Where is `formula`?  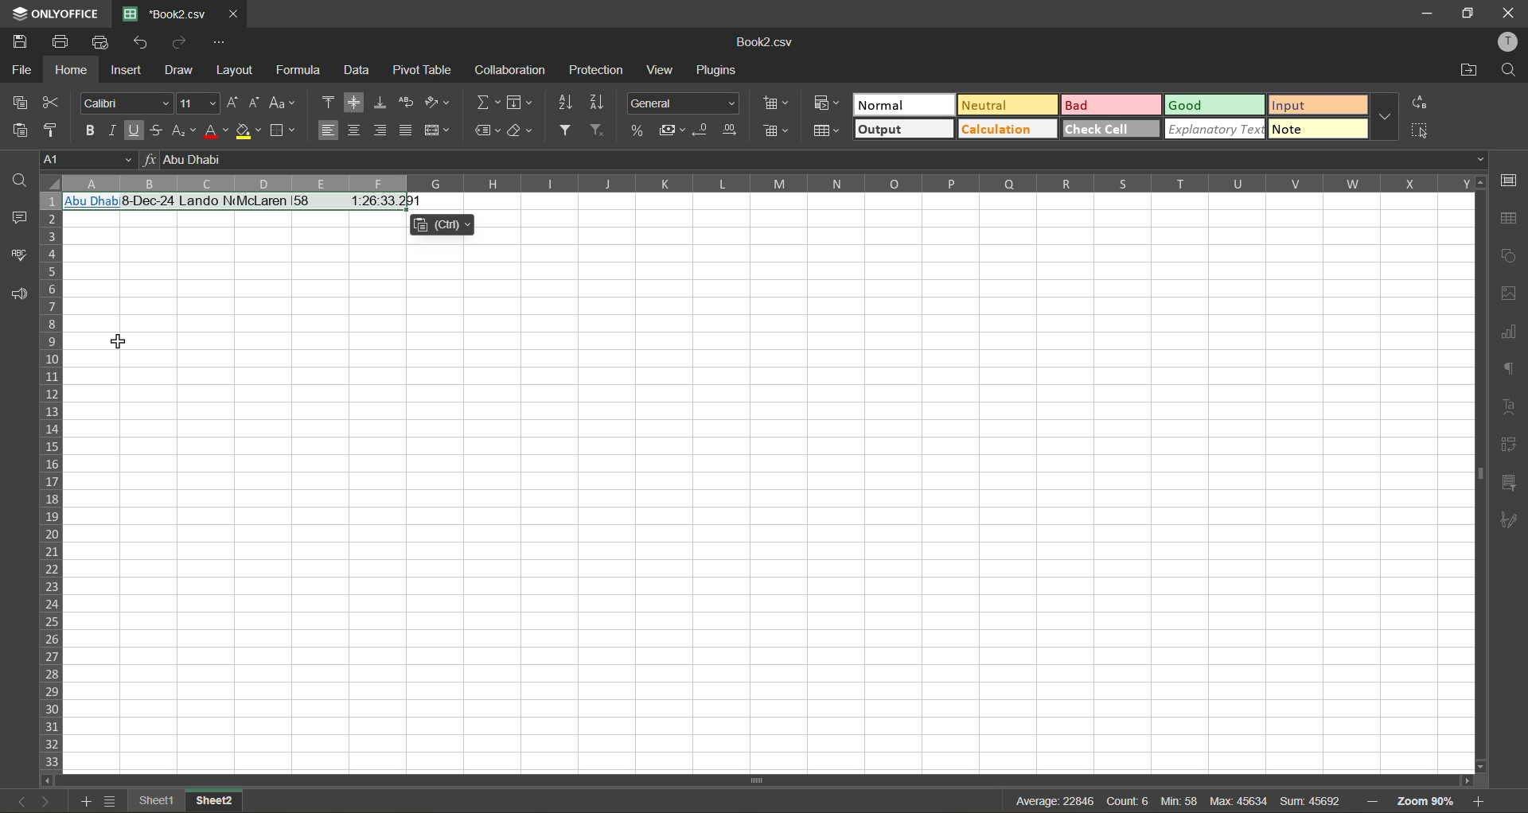
formula is located at coordinates (306, 71).